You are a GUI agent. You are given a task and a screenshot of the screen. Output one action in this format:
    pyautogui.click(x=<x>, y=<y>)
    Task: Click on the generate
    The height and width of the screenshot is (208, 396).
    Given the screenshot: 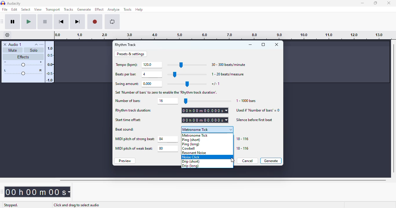 What is the action you would take?
    pyautogui.click(x=271, y=161)
    